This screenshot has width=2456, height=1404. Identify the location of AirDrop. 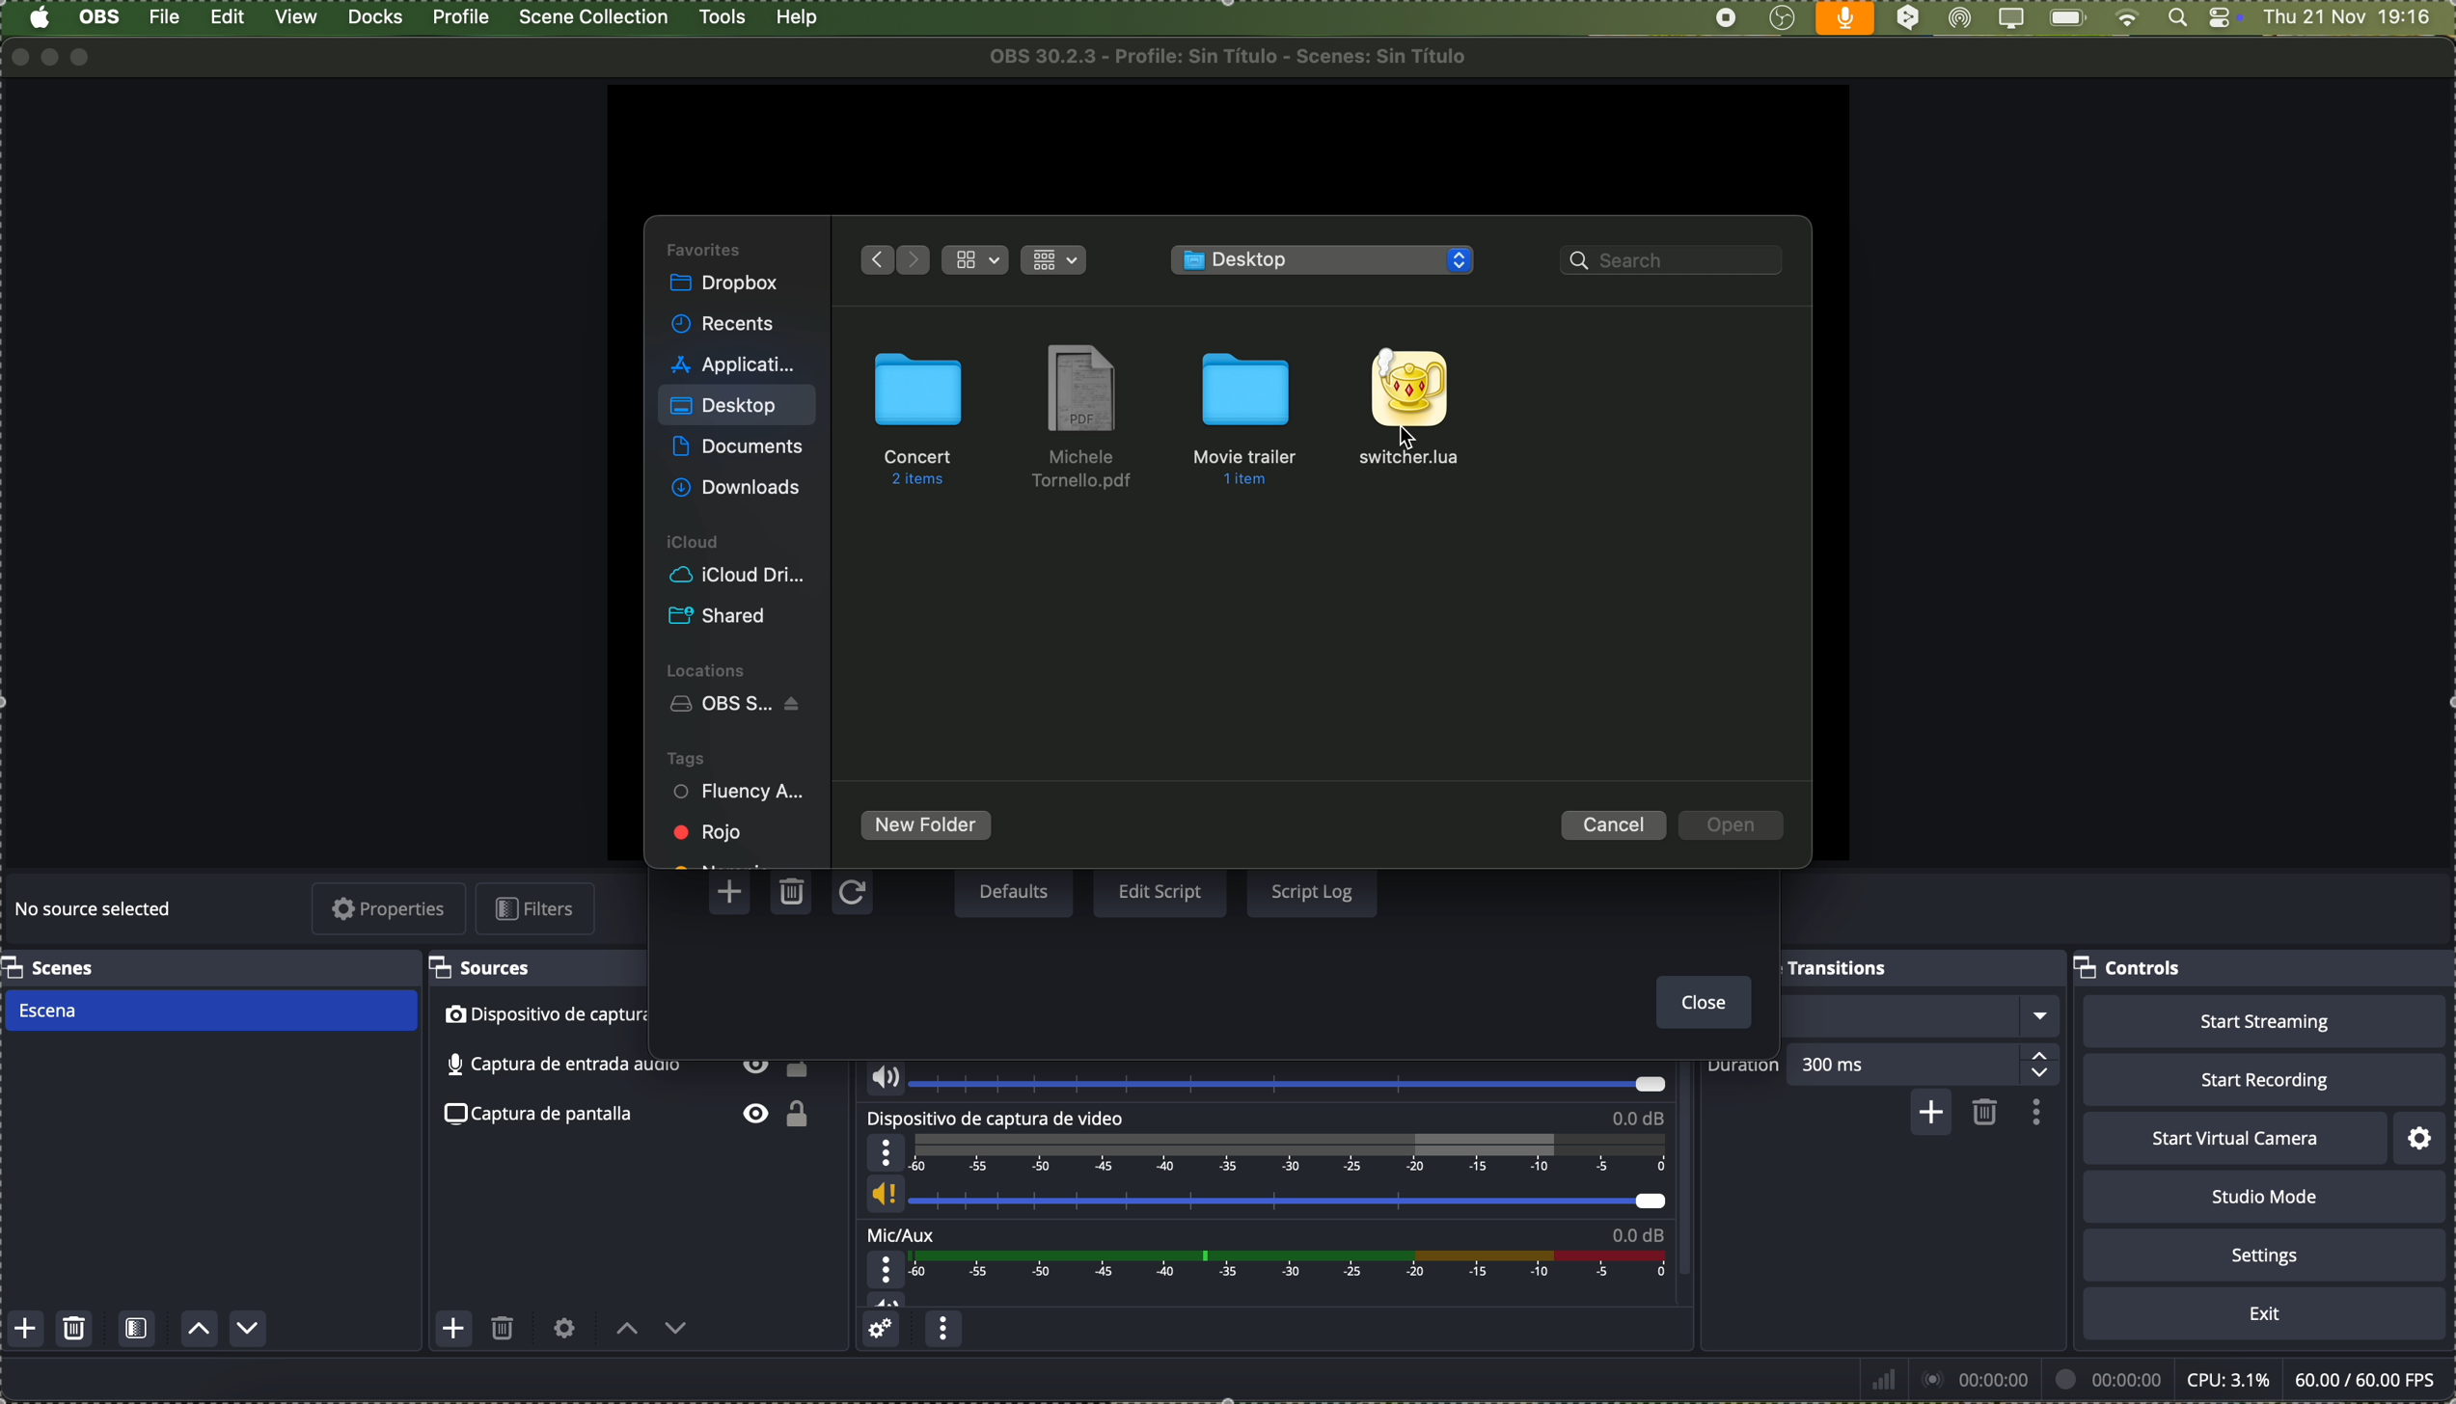
(1961, 19).